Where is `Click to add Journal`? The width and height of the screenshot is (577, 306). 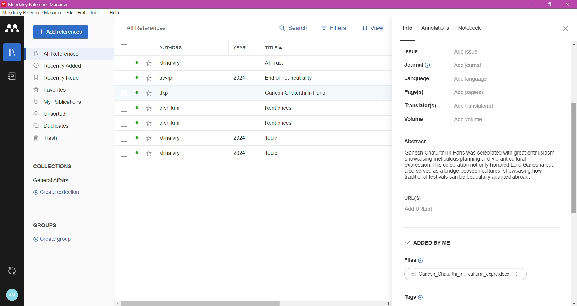 Click to add Journal is located at coordinates (467, 66).